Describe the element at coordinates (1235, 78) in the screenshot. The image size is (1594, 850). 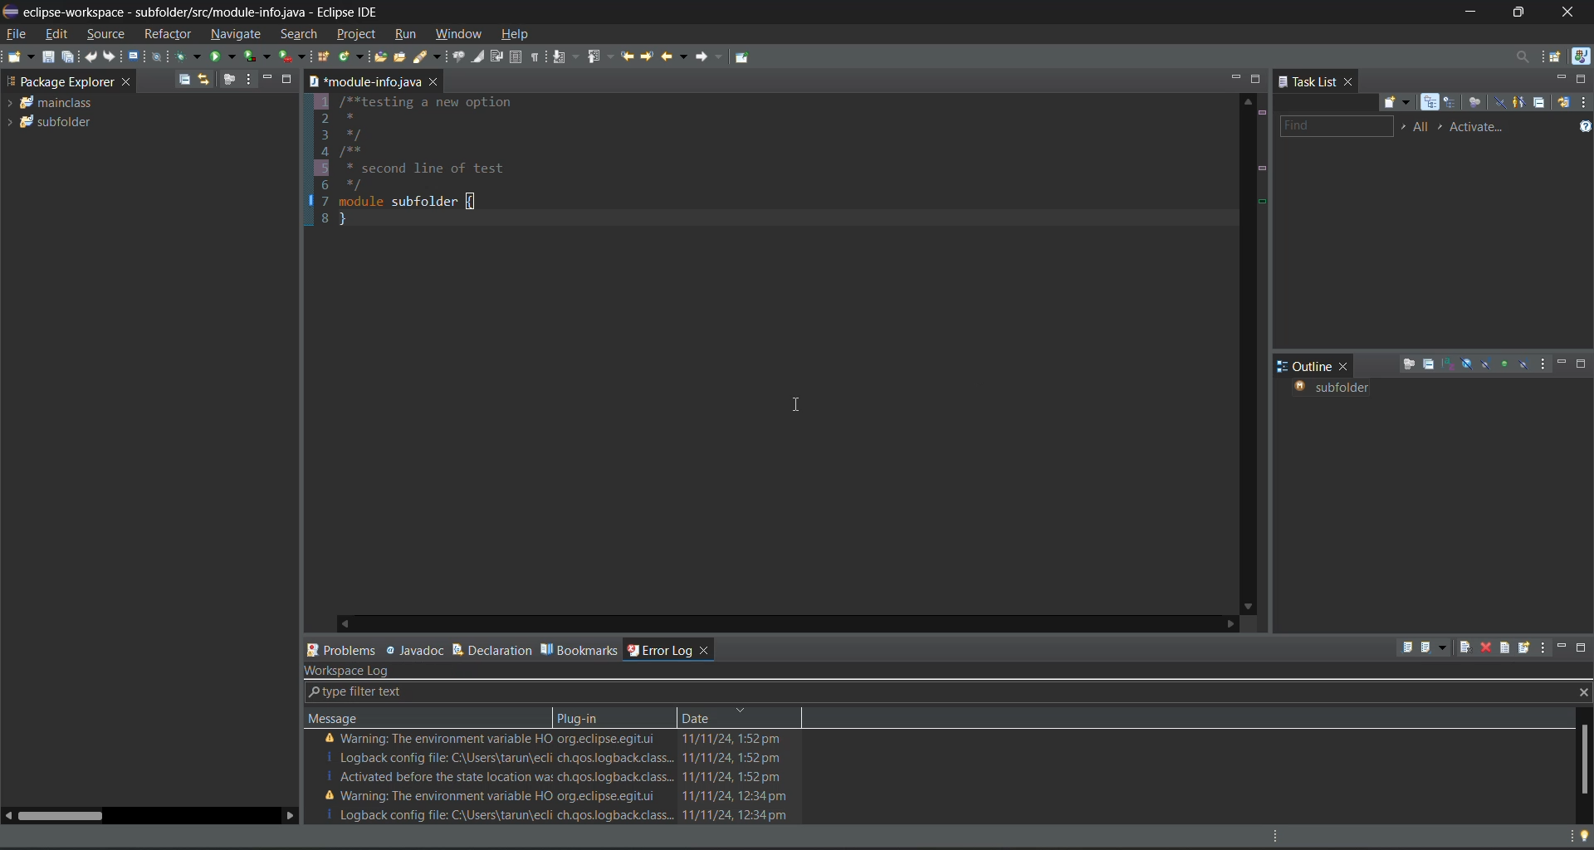
I see `minimize` at that location.